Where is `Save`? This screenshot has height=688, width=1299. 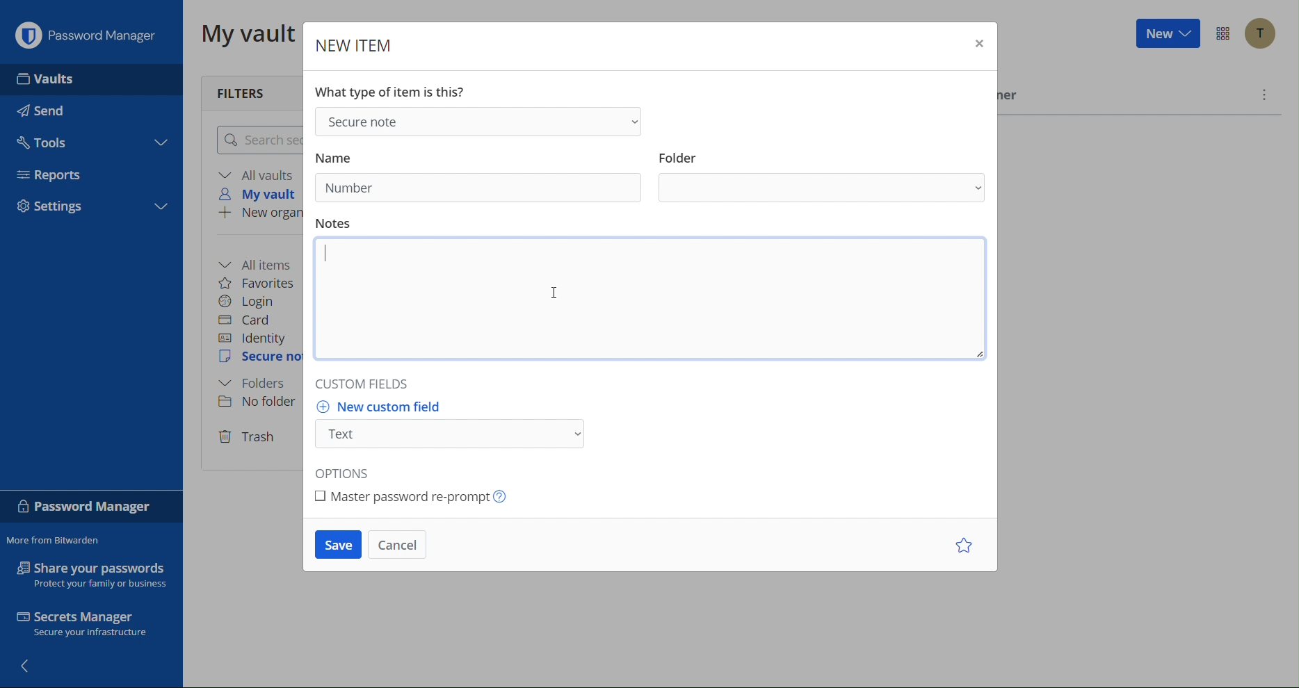
Save is located at coordinates (338, 548).